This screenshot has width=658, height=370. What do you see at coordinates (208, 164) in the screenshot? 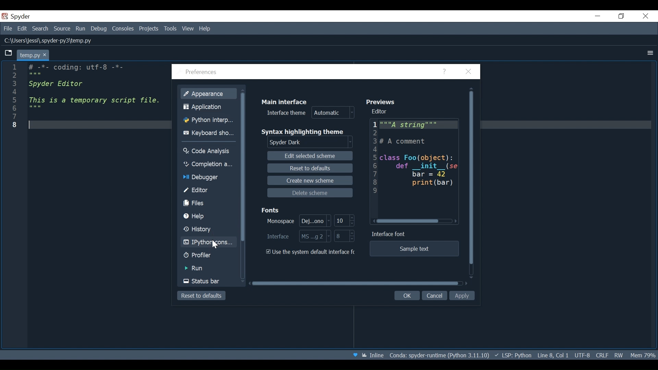
I see `Completion analysis` at bounding box center [208, 164].